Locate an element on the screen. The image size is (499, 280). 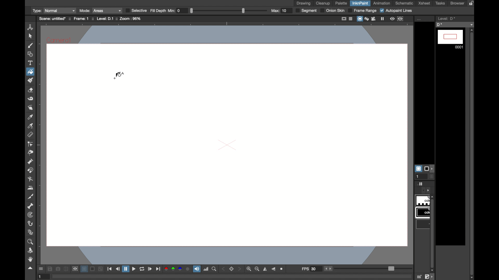
layer is located at coordinates (84, 269).